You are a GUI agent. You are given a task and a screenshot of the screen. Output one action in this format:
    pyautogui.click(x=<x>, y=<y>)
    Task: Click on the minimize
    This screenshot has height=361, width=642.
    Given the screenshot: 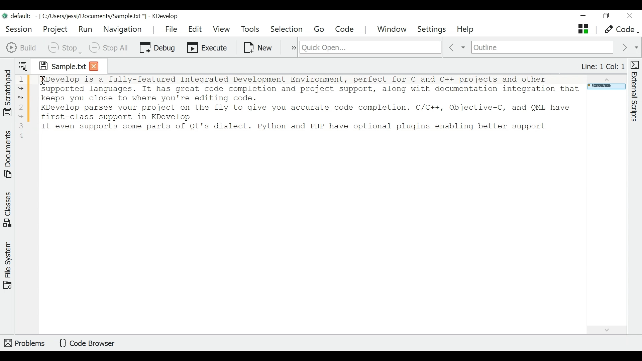 What is the action you would take?
    pyautogui.click(x=584, y=16)
    